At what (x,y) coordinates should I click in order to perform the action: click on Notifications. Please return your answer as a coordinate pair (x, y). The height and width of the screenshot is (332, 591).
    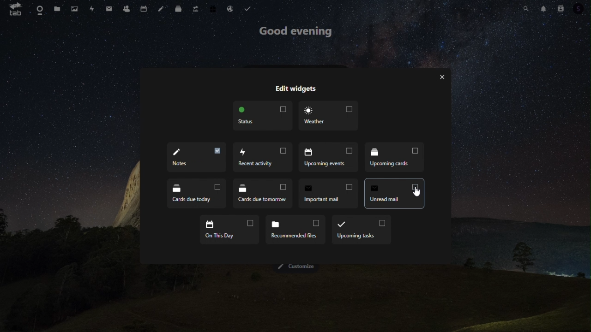
    Looking at the image, I should click on (544, 9).